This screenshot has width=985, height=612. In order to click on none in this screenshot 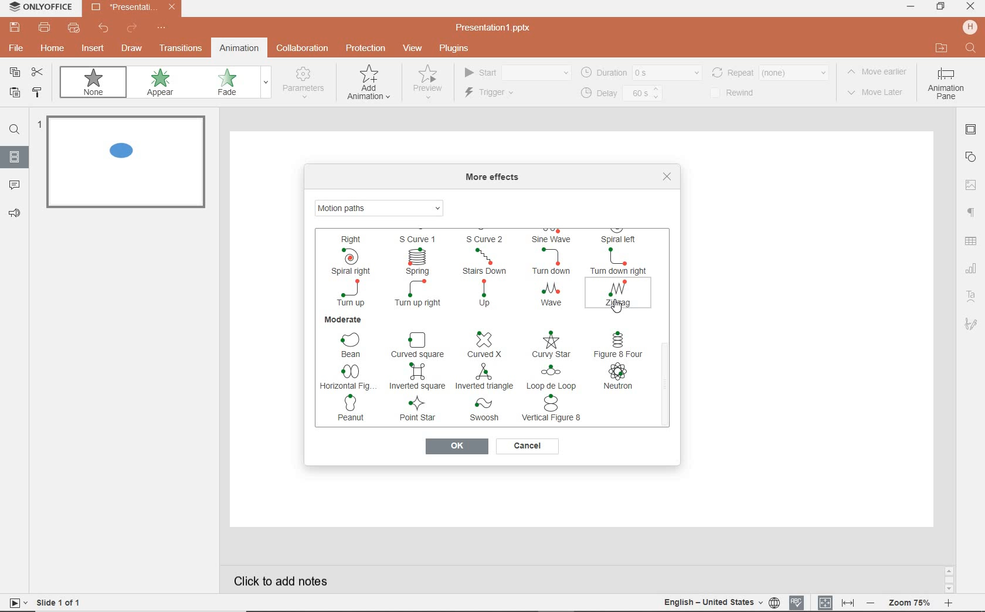, I will do `click(96, 84)`.